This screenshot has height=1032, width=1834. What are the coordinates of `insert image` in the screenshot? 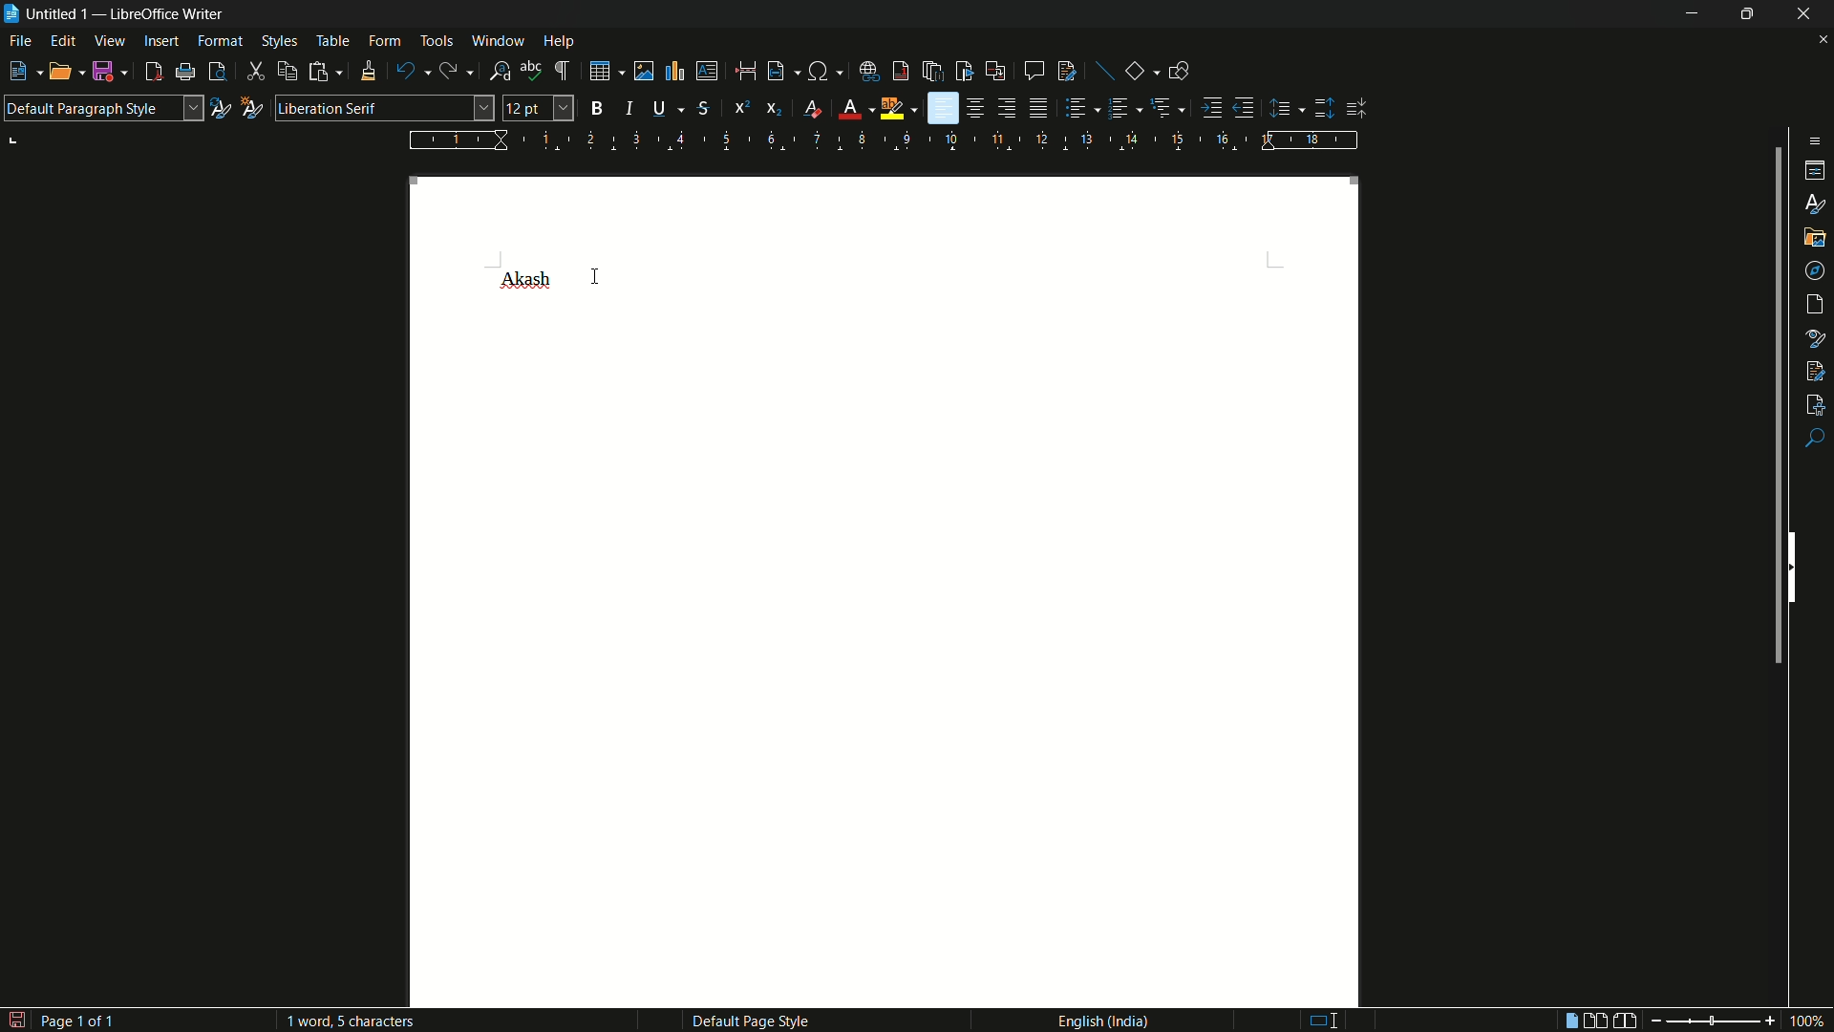 It's located at (644, 72).